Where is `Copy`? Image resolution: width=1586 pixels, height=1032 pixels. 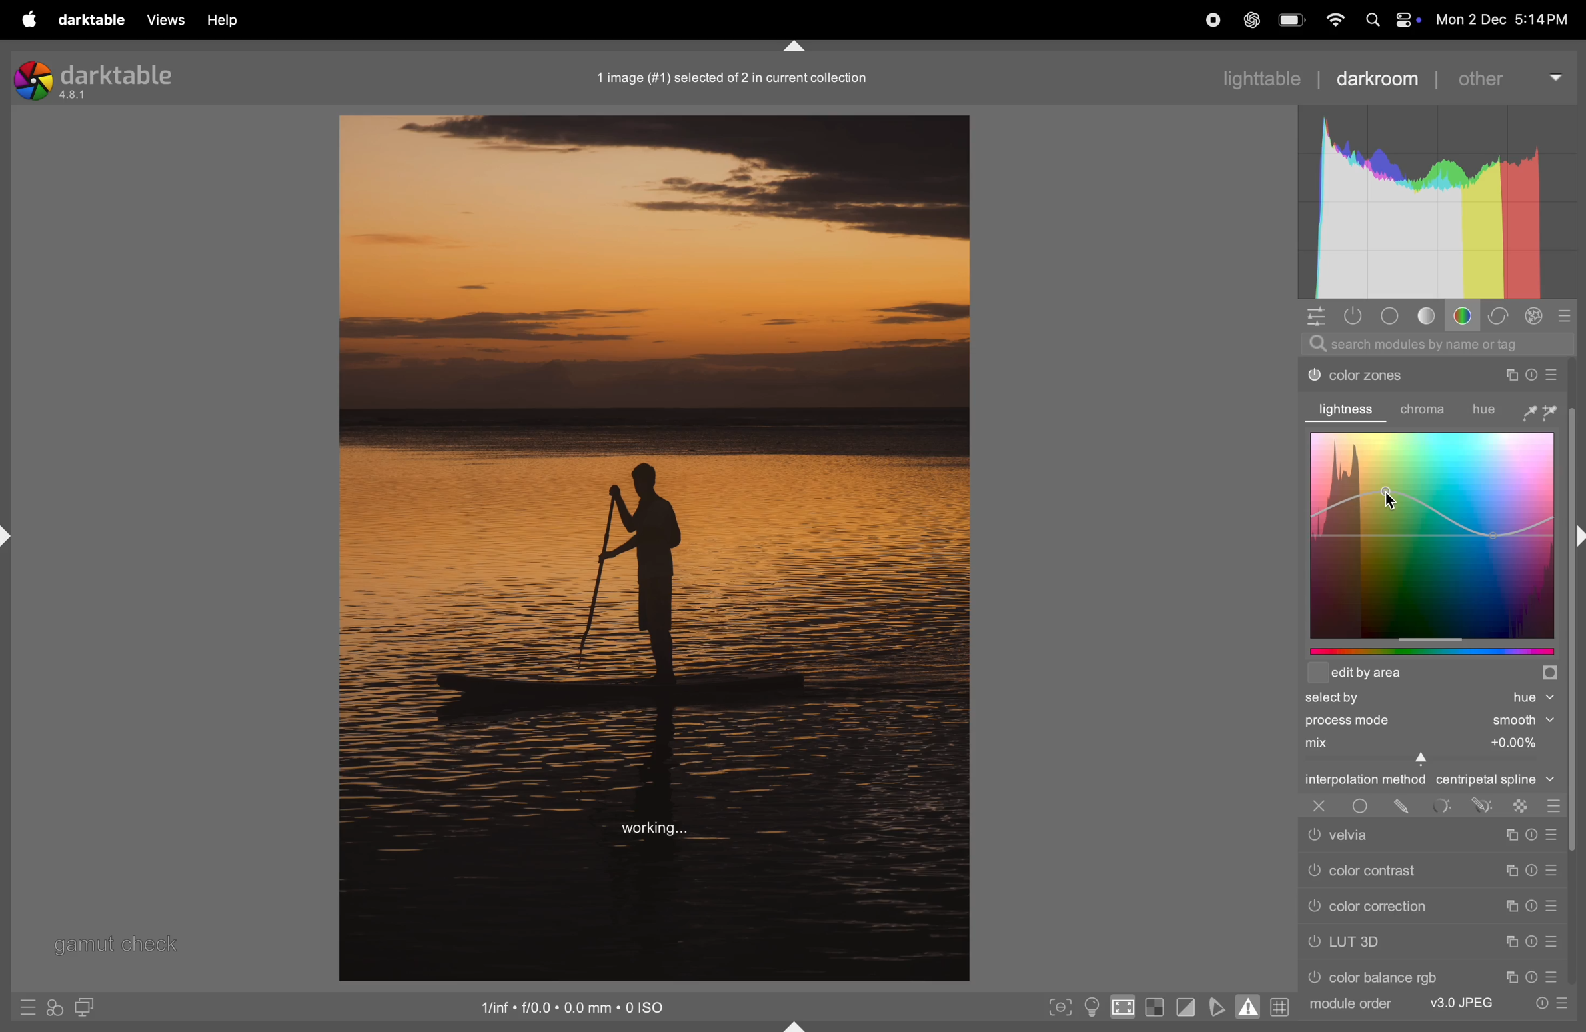
Copy is located at coordinates (1510, 870).